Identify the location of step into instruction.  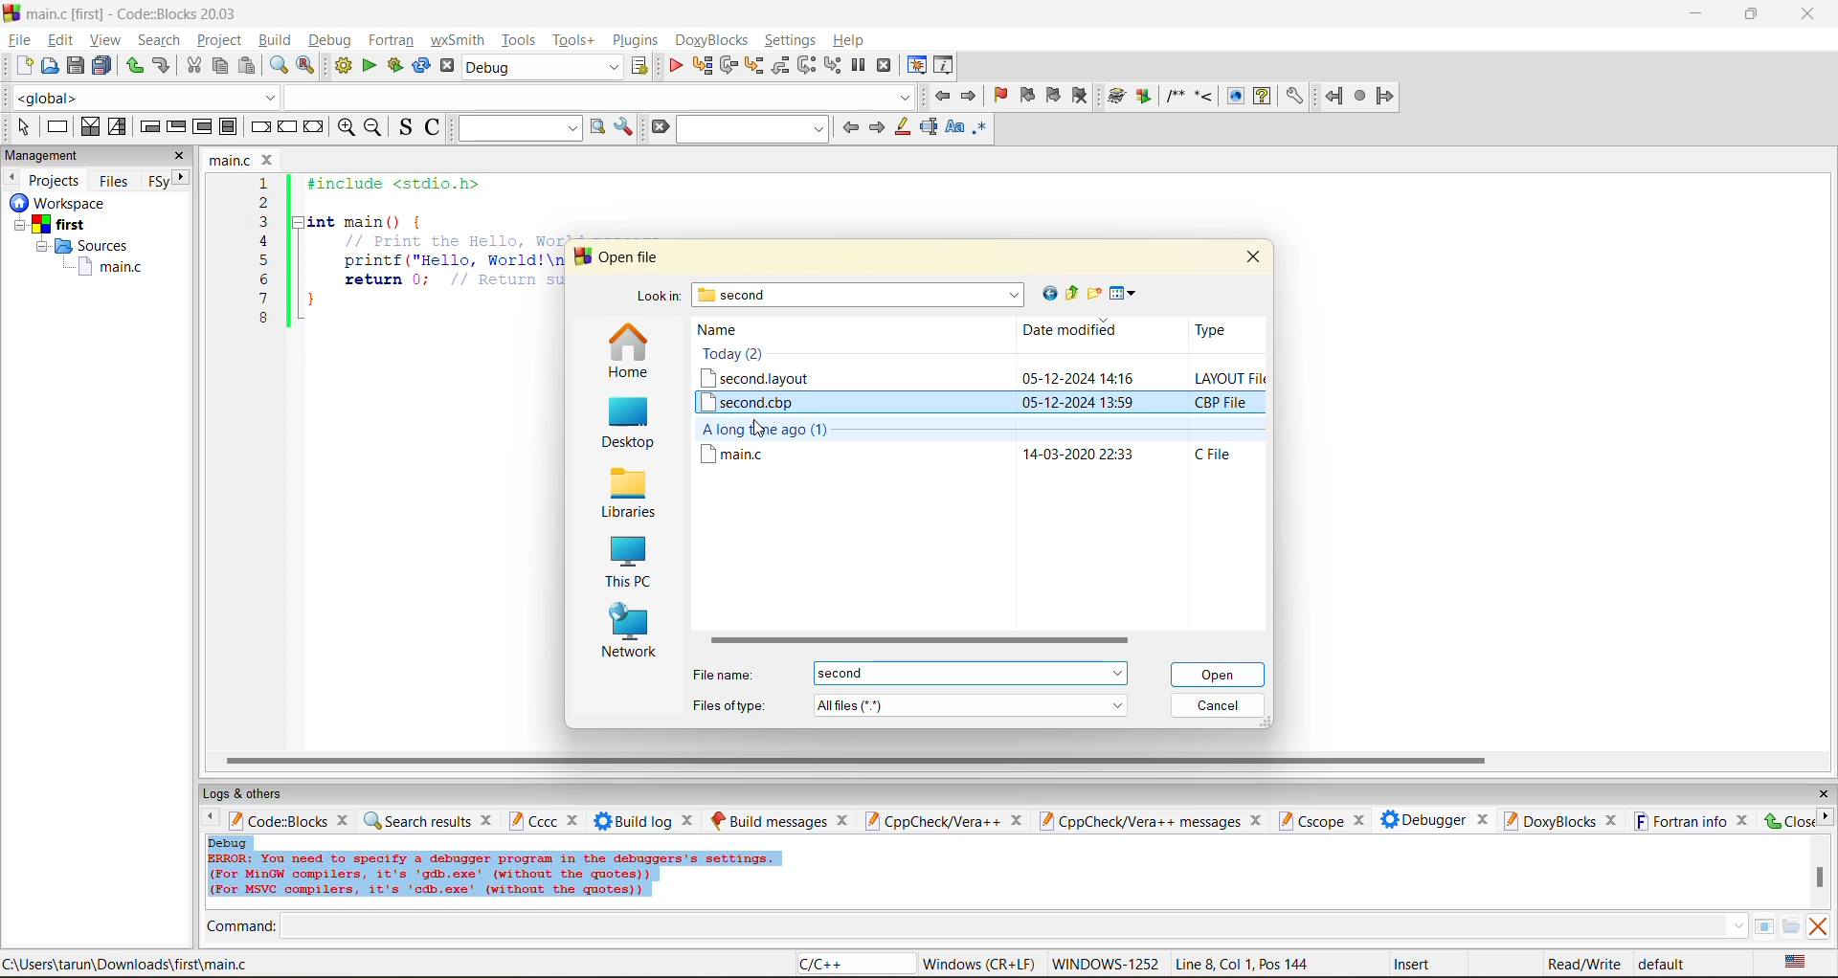
(832, 66).